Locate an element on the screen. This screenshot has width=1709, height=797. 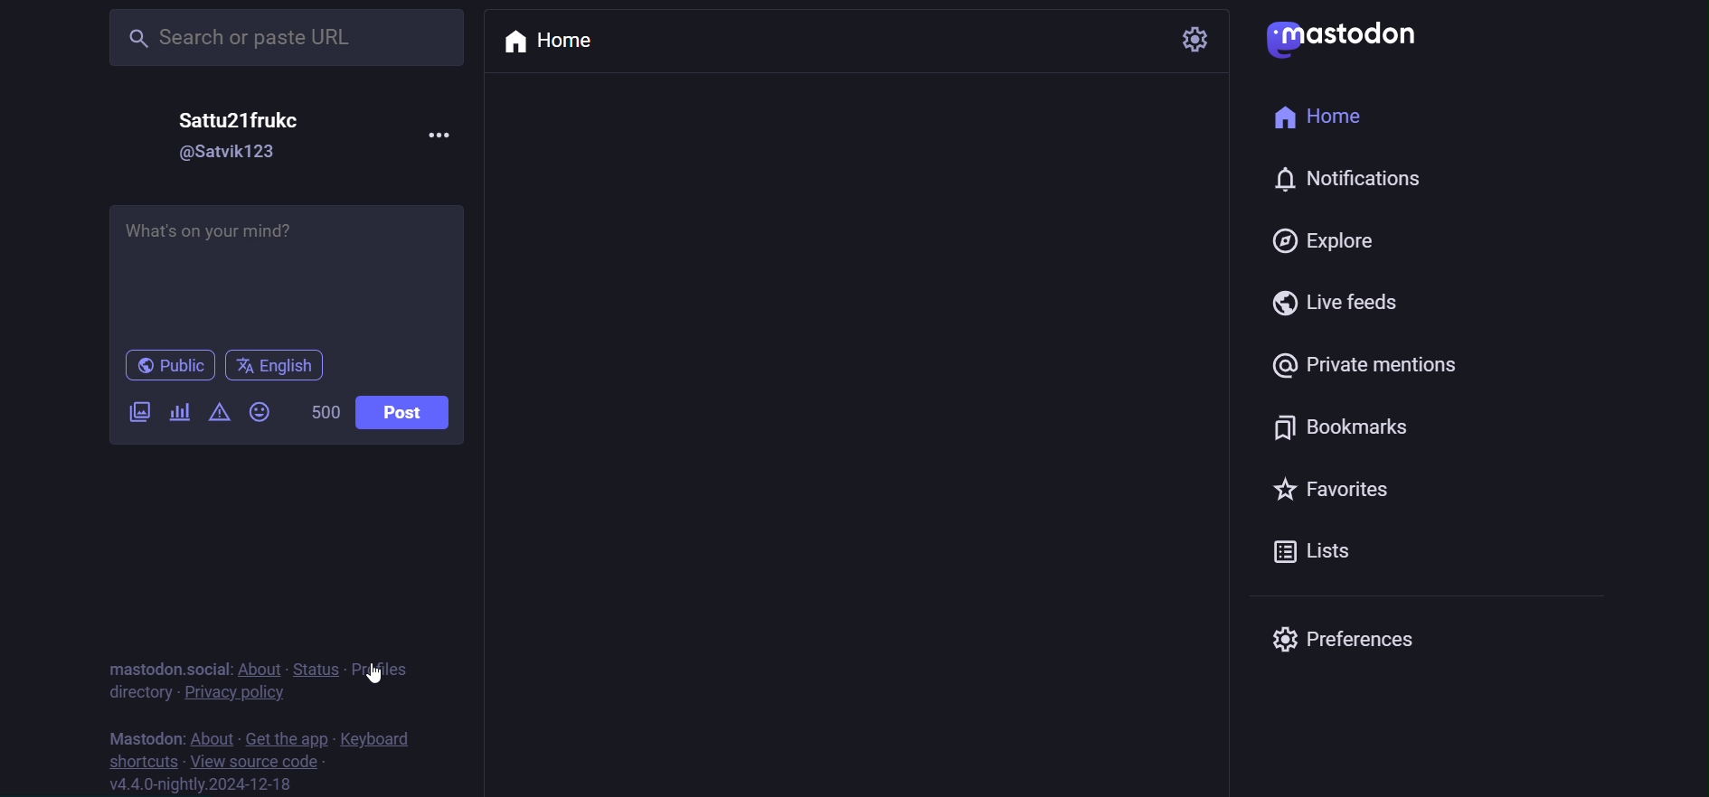
favorites is located at coordinates (1348, 488).